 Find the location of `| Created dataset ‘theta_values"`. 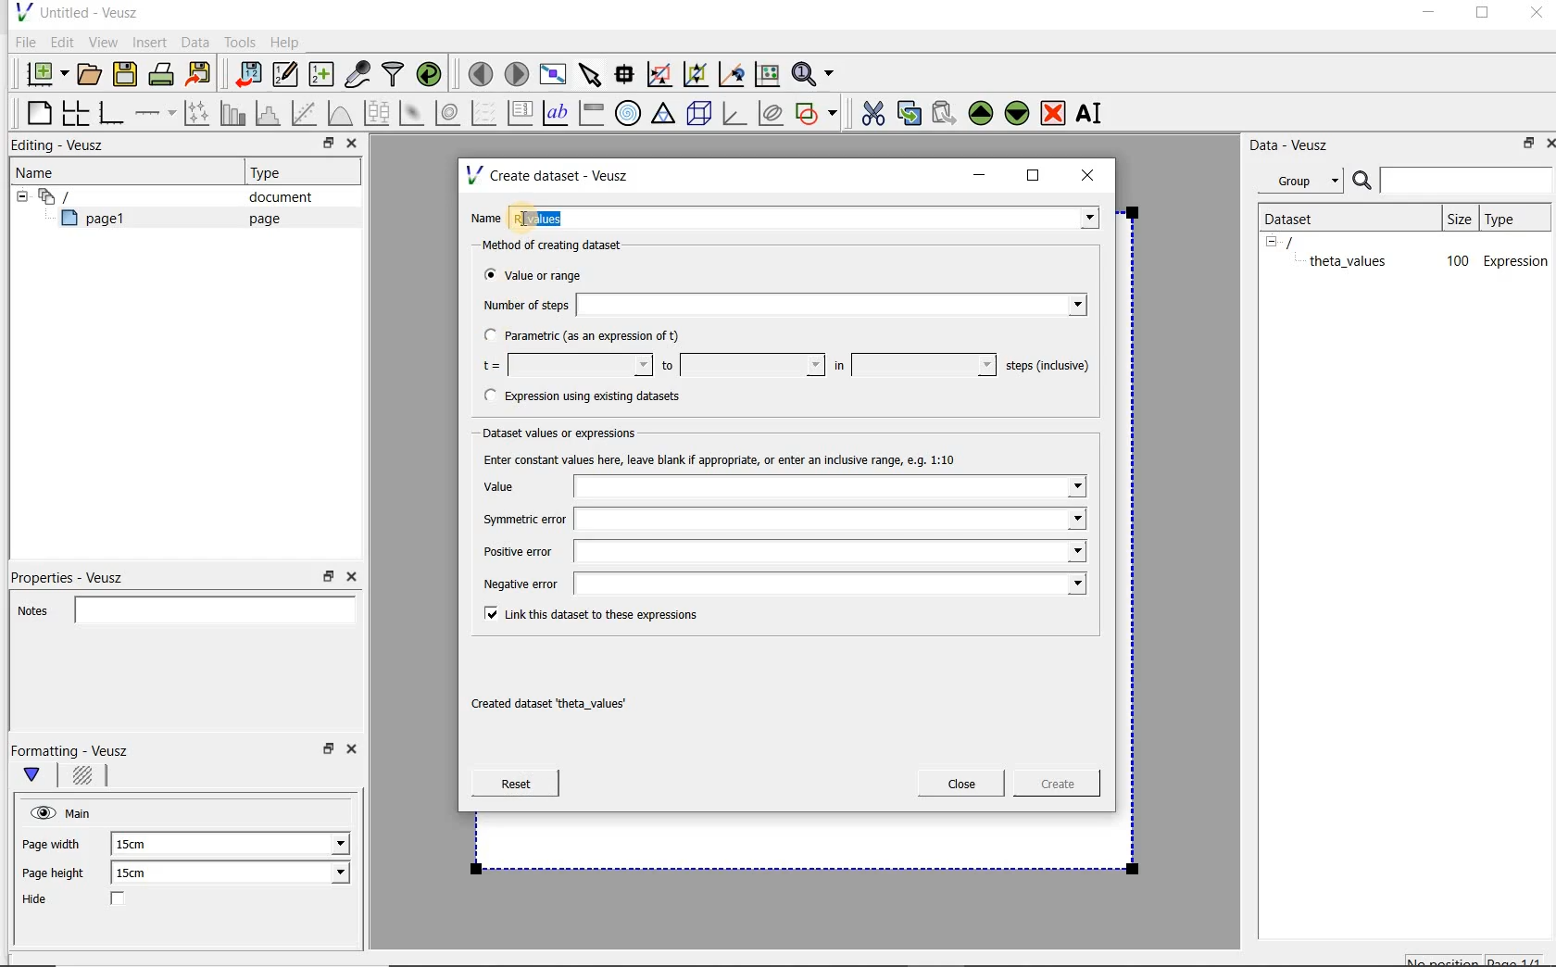

| Created dataset ‘theta_values" is located at coordinates (569, 705).